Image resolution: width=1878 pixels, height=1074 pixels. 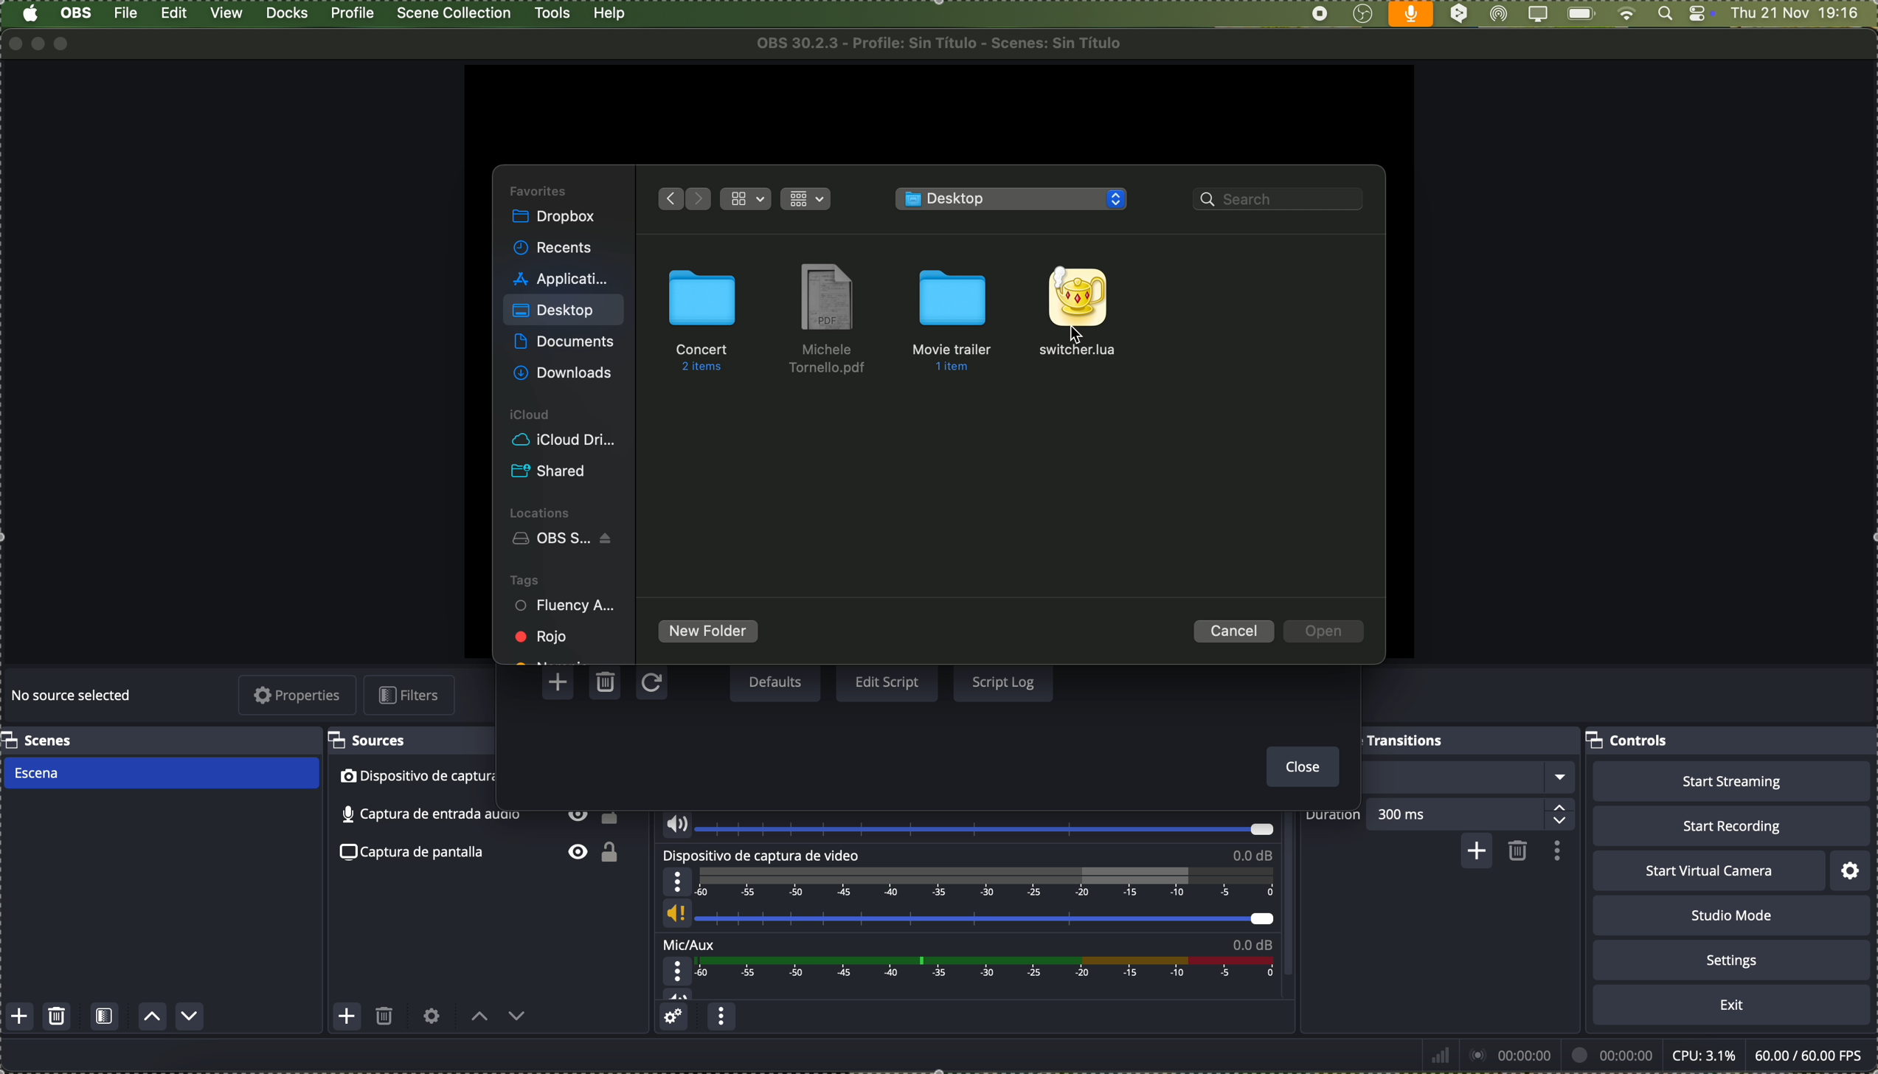 What do you see at coordinates (1469, 777) in the screenshot?
I see `fade` at bounding box center [1469, 777].